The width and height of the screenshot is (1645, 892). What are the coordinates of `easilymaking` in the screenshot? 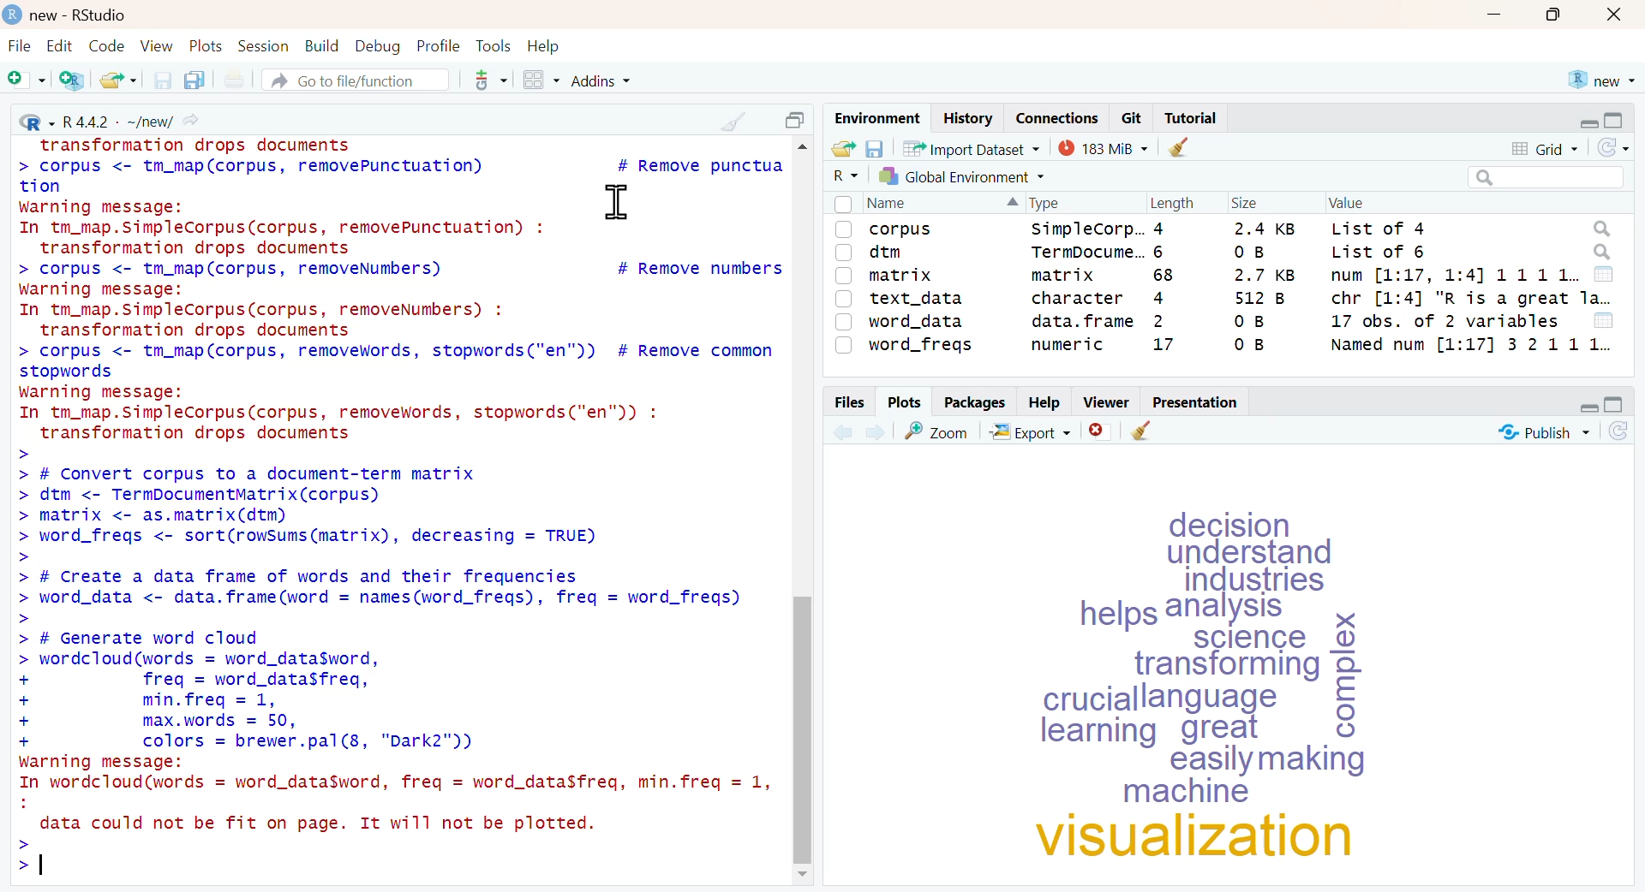 It's located at (1275, 761).